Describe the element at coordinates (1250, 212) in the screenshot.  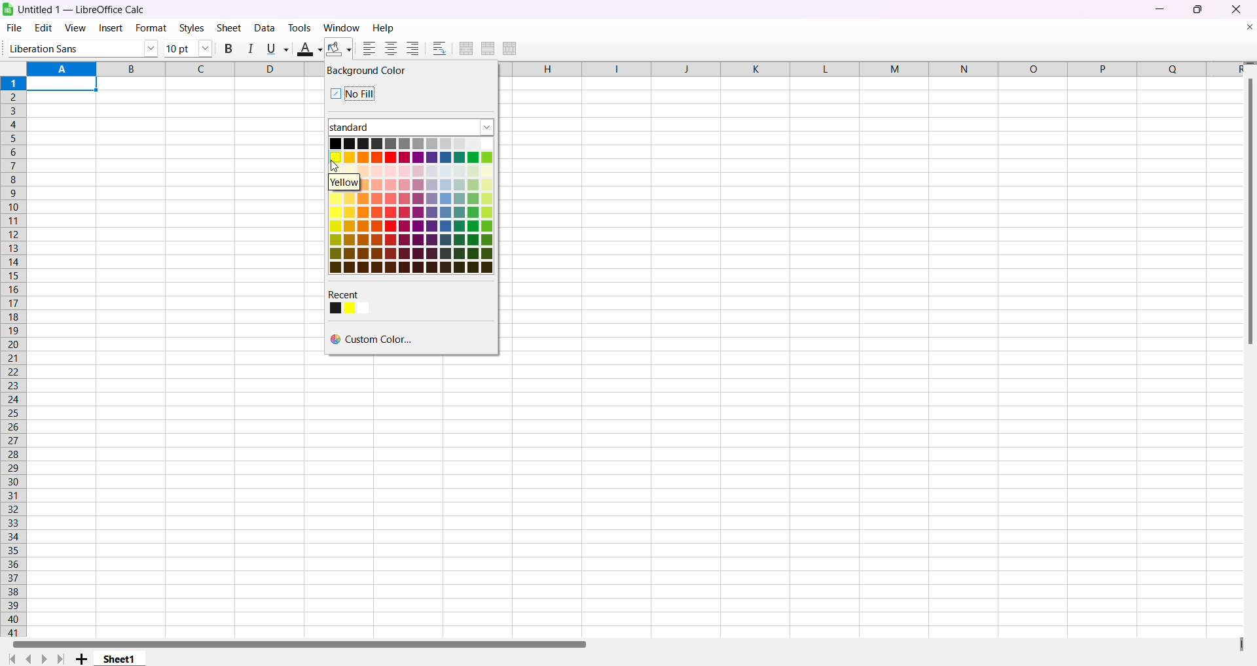
I see `vertical scroll bar` at that location.